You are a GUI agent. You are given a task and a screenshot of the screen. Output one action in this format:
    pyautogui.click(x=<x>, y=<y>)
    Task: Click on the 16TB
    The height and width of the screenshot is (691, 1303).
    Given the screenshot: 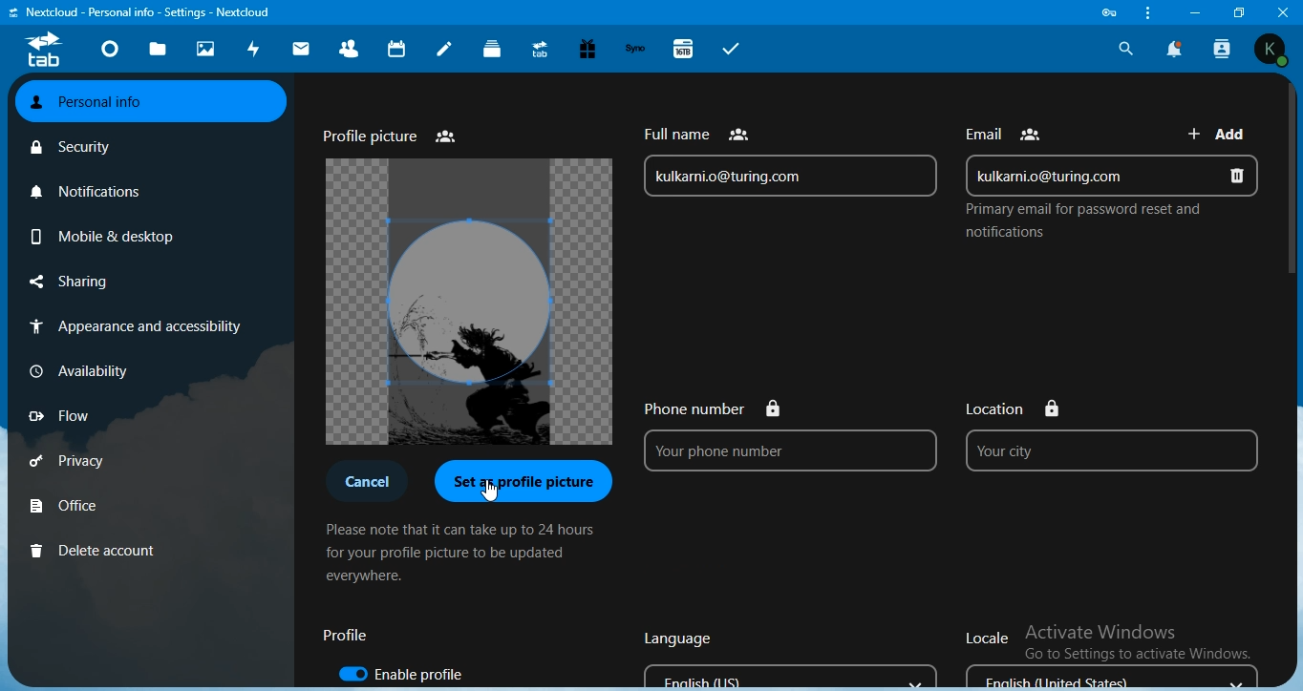 What is the action you would take?
    pyautogui.click(x=685, y=48)
    